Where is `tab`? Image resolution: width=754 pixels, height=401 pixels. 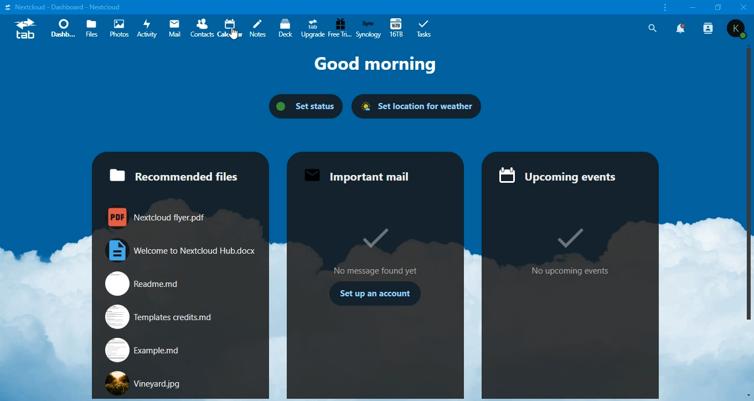 tab is located at coordinates (30, 29).